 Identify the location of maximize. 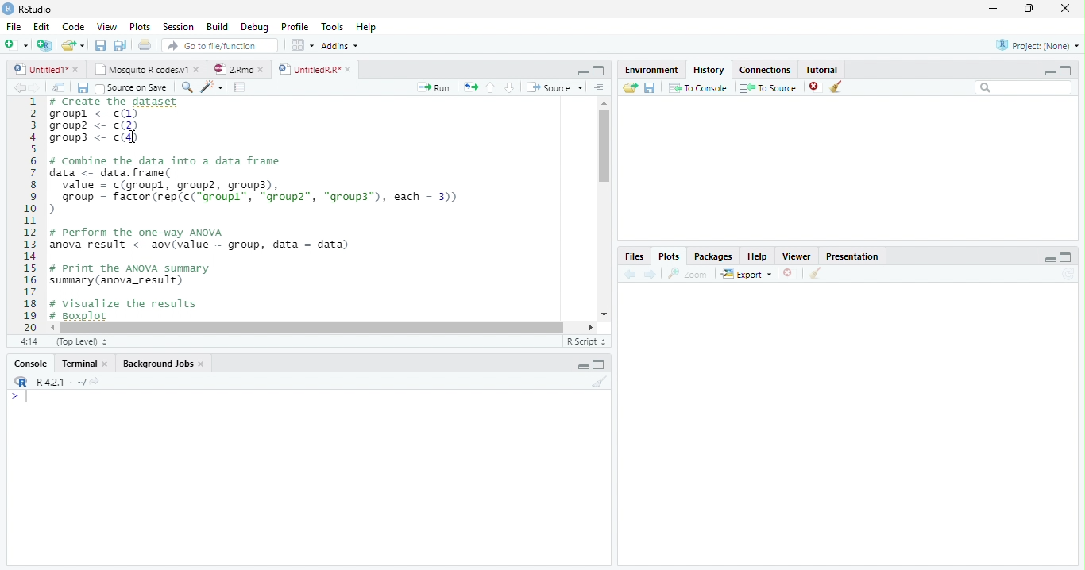
(1068, 70).